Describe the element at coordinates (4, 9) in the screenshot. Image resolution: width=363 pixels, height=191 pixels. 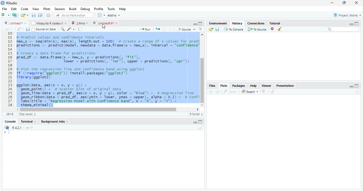
I see `File` at that location.